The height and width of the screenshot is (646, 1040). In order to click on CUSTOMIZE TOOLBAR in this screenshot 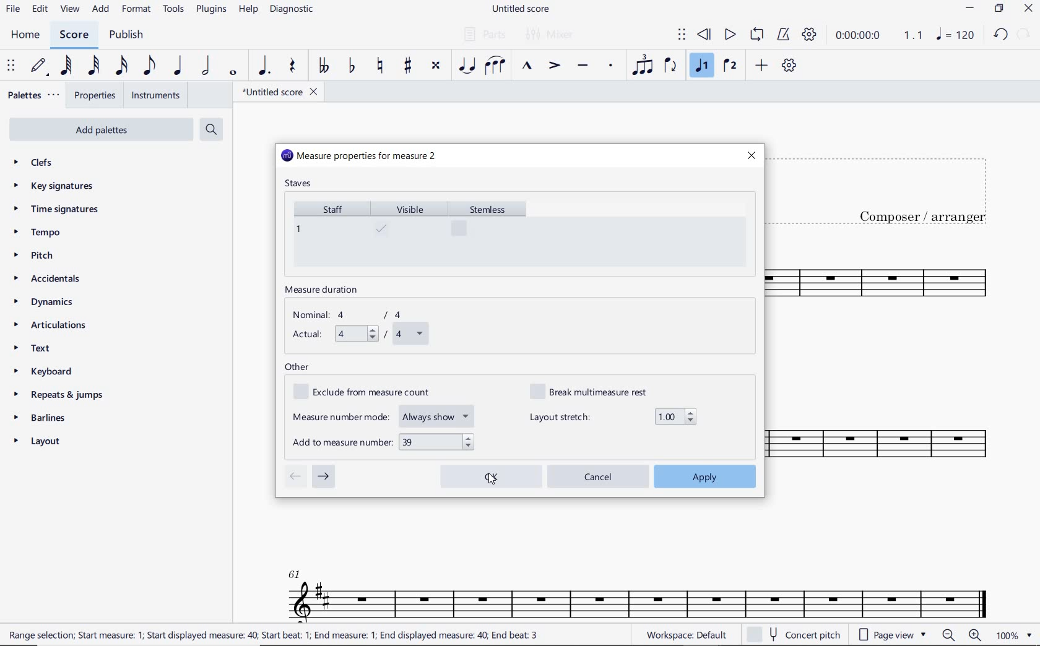, I will do `click(789, 66)`.